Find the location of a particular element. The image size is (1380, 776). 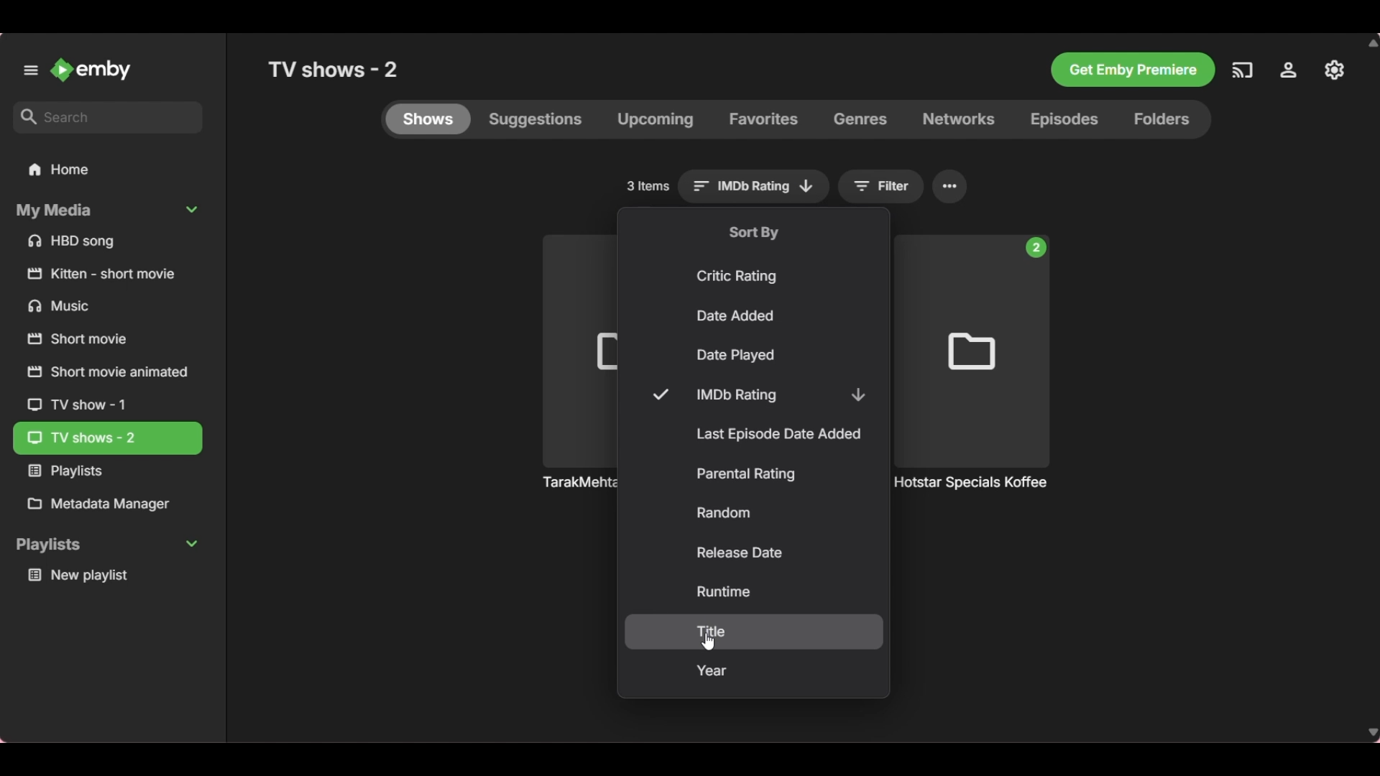

Collapse Playlists is located at coordinates (106, 545).